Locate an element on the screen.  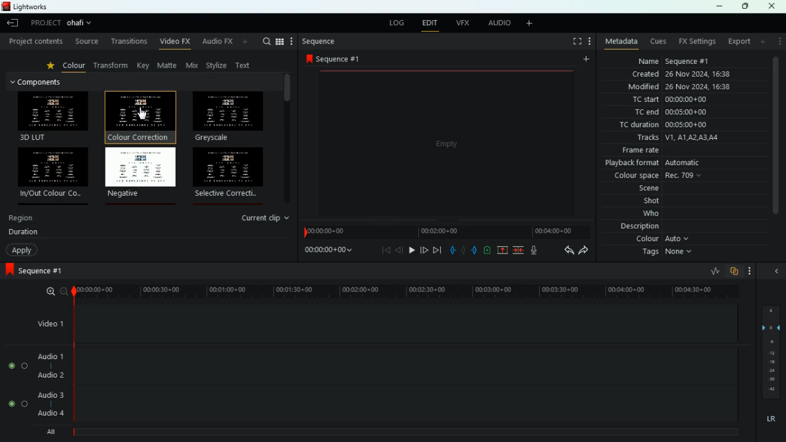
tags is located at coordinates (669, 255).